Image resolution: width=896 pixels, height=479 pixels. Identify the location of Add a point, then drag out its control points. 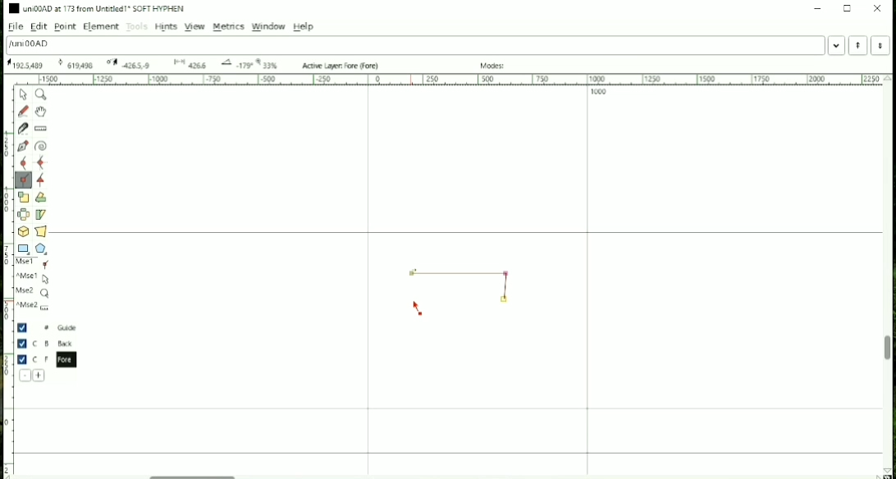
(24, 146).